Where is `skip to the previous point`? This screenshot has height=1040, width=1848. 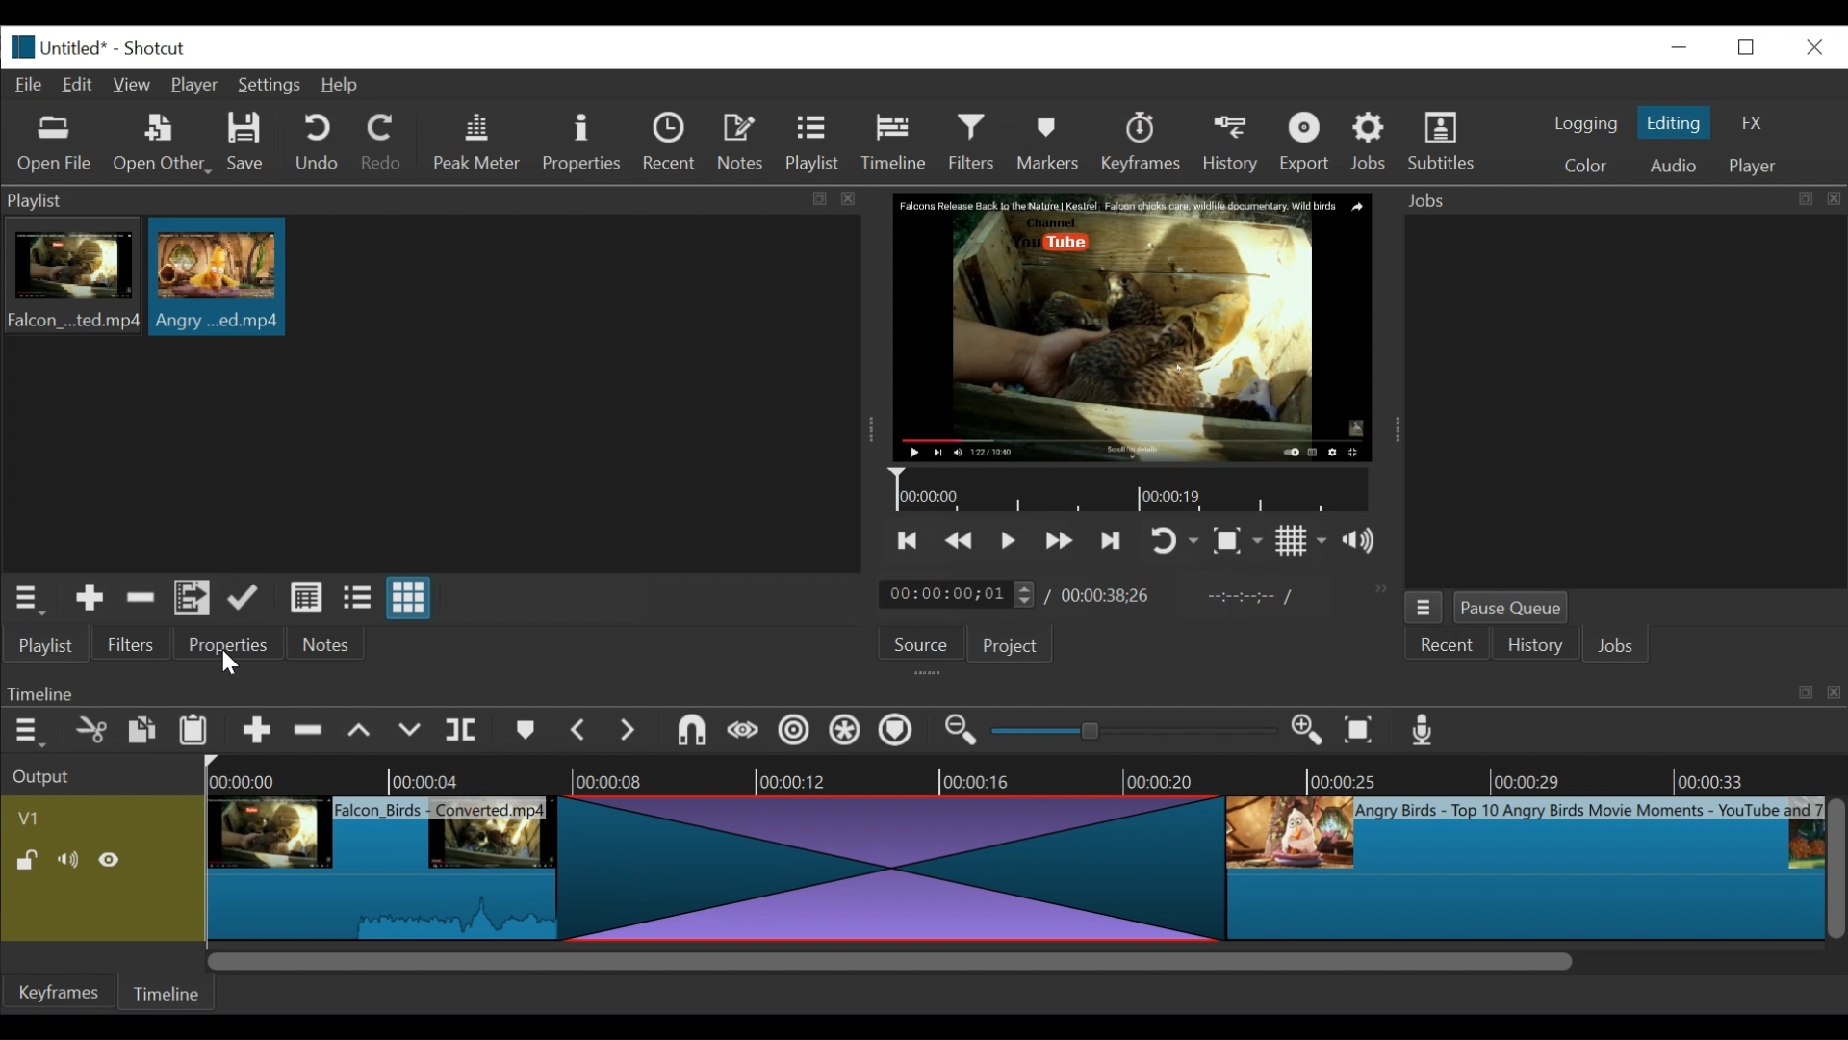
skip to the previous point is located at coordinates (908, 541).